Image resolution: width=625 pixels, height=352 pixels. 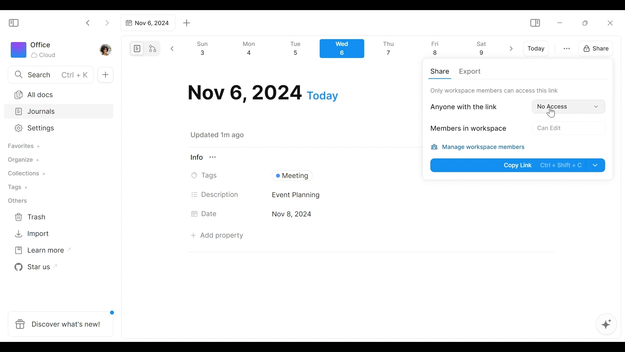 I want to click on Tab, so click(x=147, y=23).